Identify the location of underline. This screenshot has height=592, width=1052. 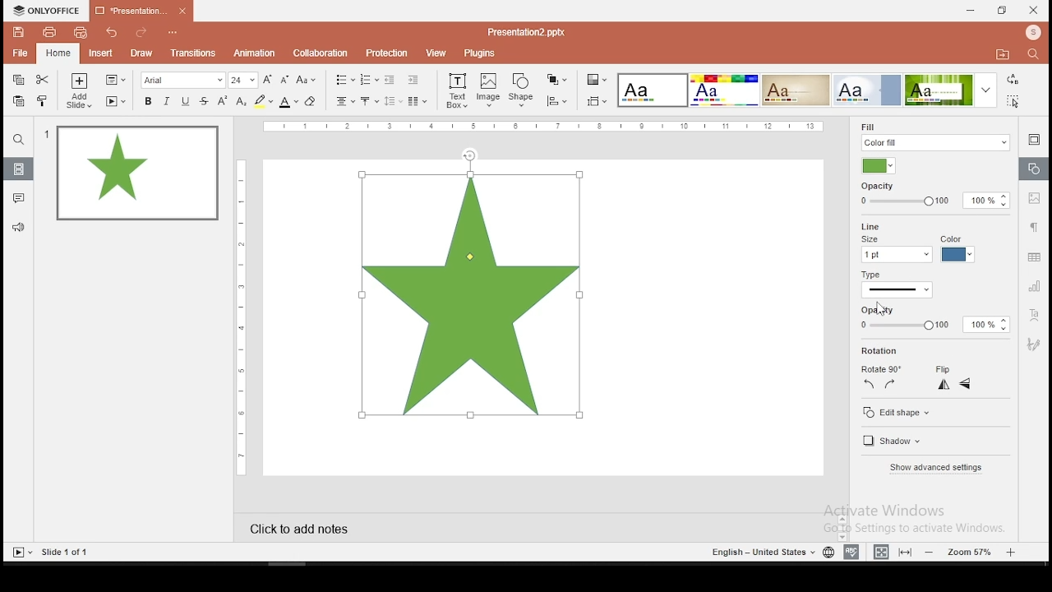
(186, 102).